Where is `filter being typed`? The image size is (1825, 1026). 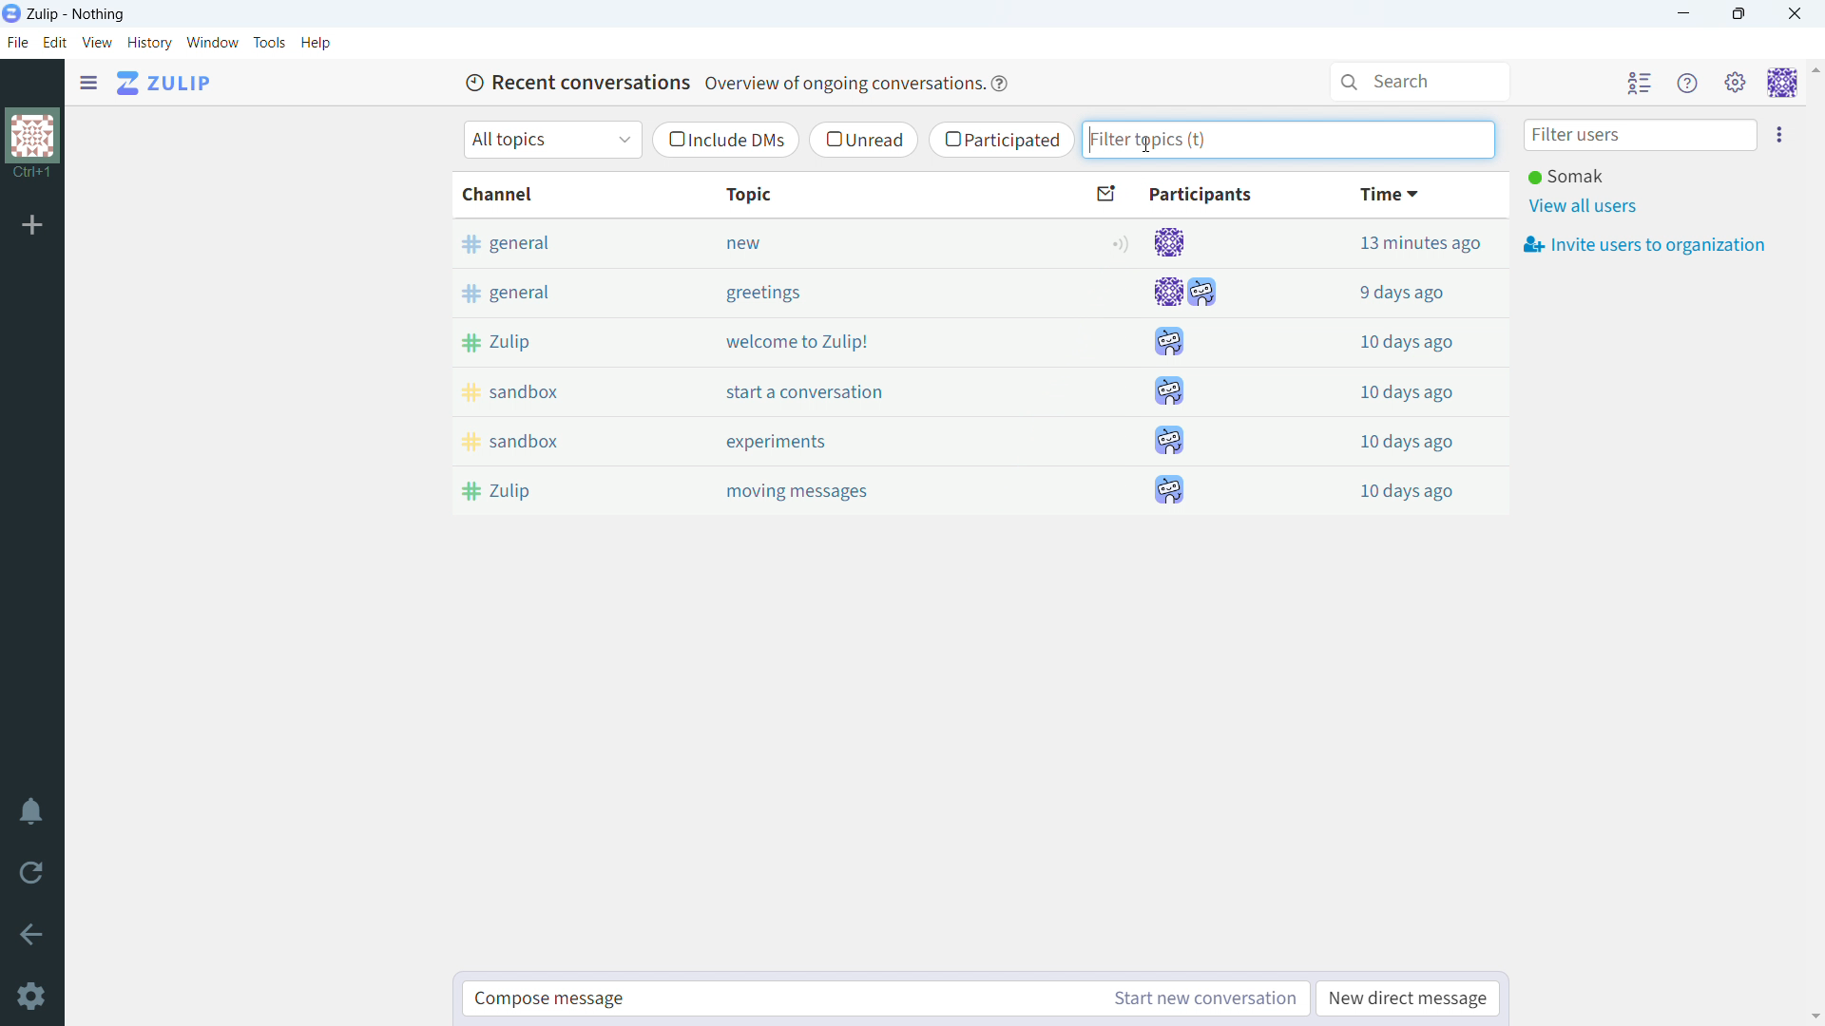
filter being typed is located at coordinates (1289, 140).